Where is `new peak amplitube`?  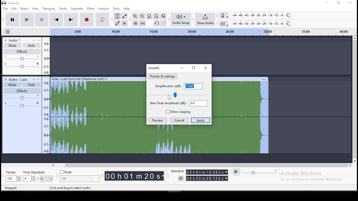
new peak amplitube is located at coordinates (179, 103).